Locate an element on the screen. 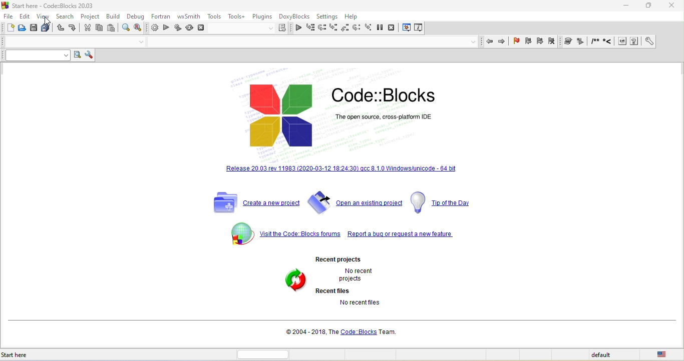 The image size is (684, 361). maximize is located at coordinates (645, 7).